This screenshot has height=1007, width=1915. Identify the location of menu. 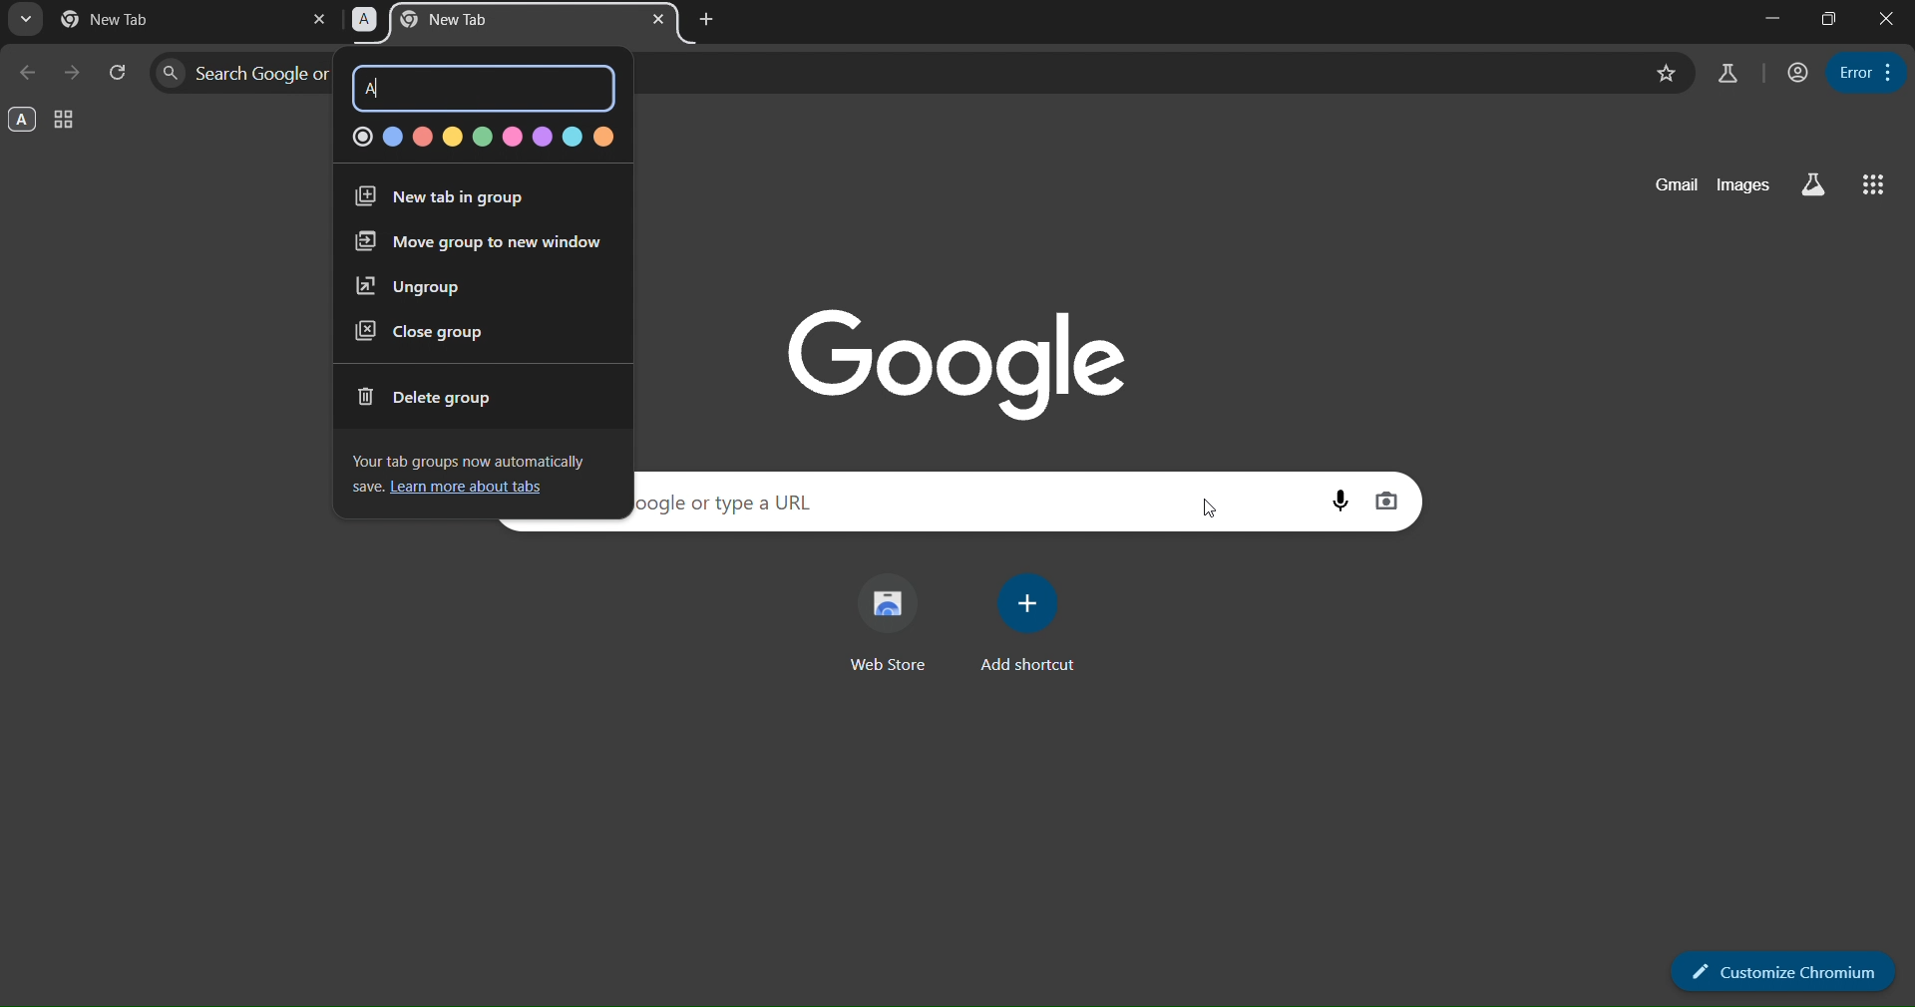
(1863, 72).